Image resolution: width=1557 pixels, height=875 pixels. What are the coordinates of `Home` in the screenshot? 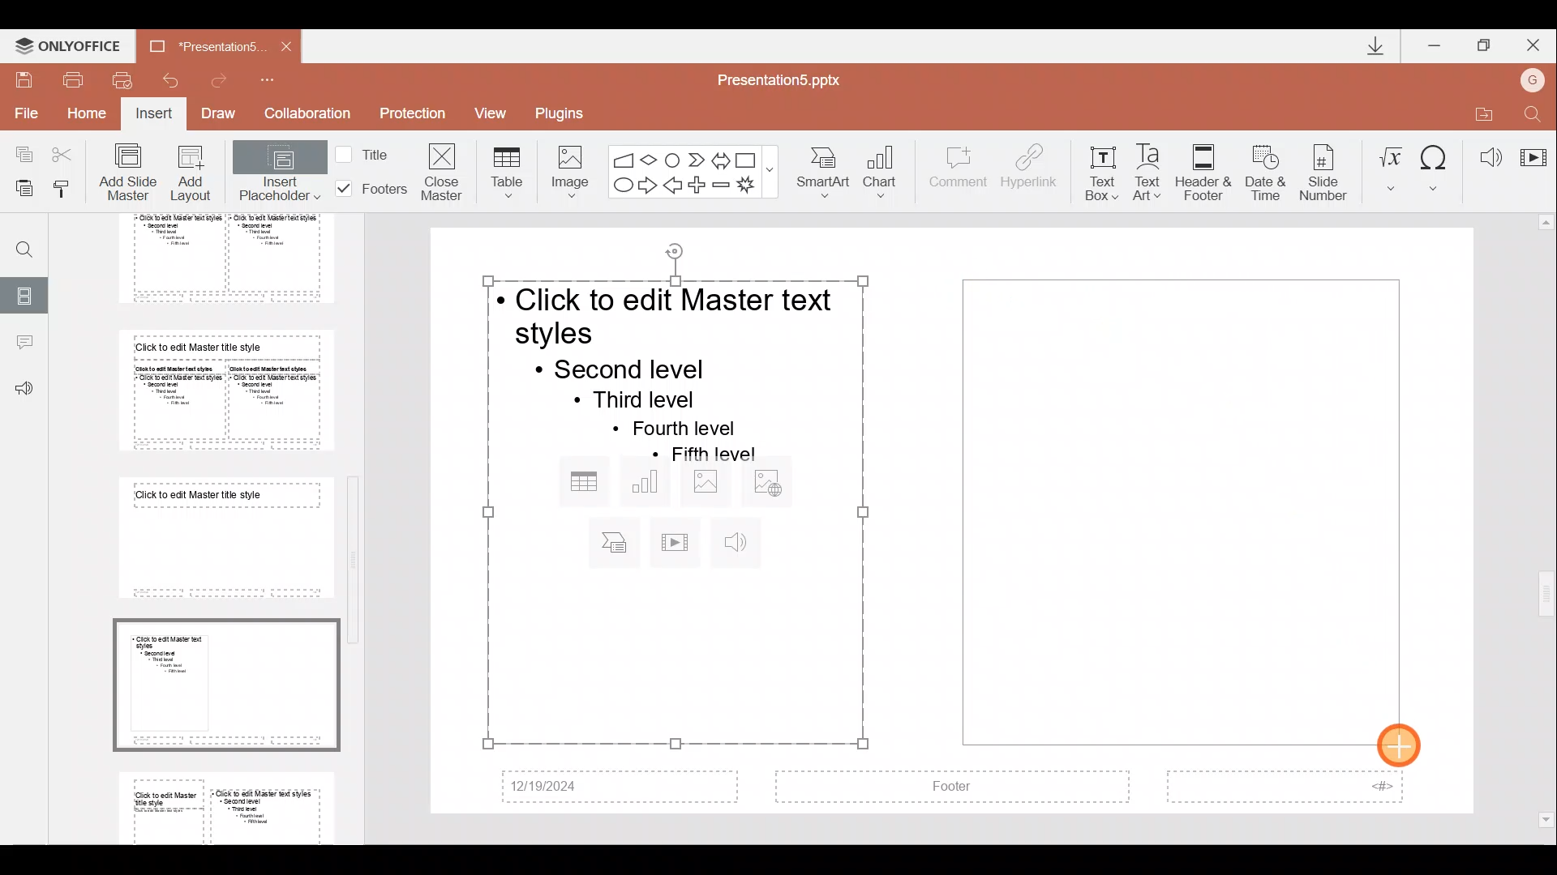 It's located at (89, 117).